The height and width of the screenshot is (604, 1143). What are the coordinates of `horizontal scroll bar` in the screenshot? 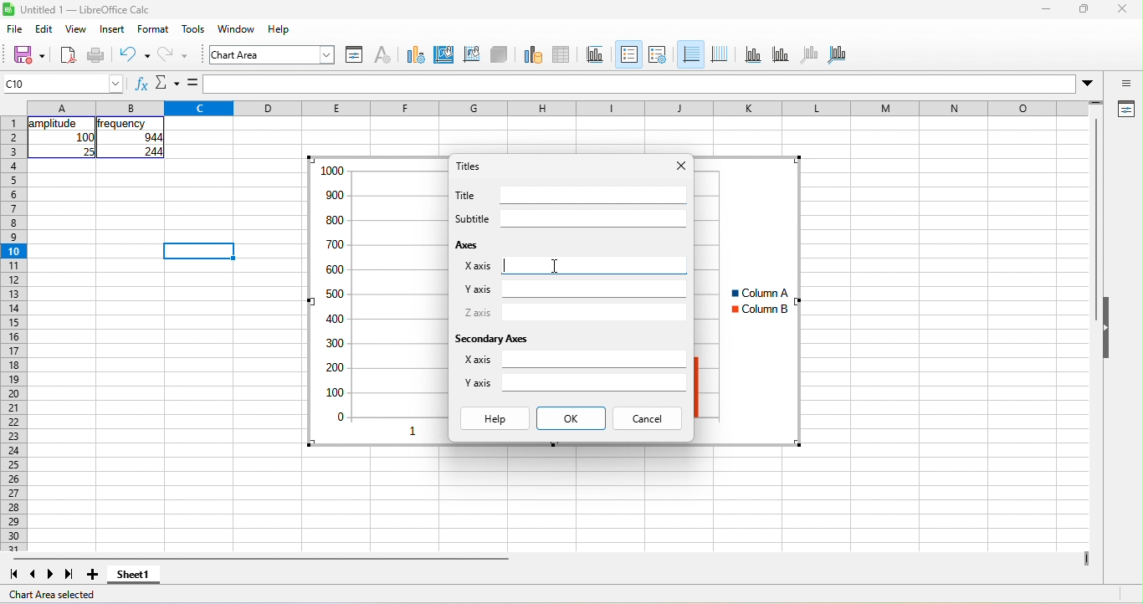 It's located at (261, 559).